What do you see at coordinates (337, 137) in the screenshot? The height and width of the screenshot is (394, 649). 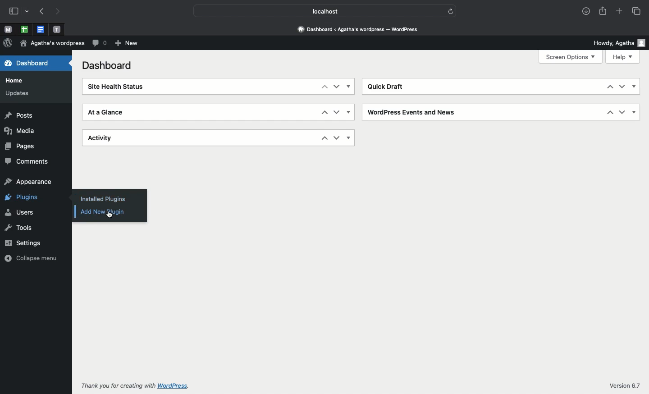 I see `Down` at bounding box center [337, 137].